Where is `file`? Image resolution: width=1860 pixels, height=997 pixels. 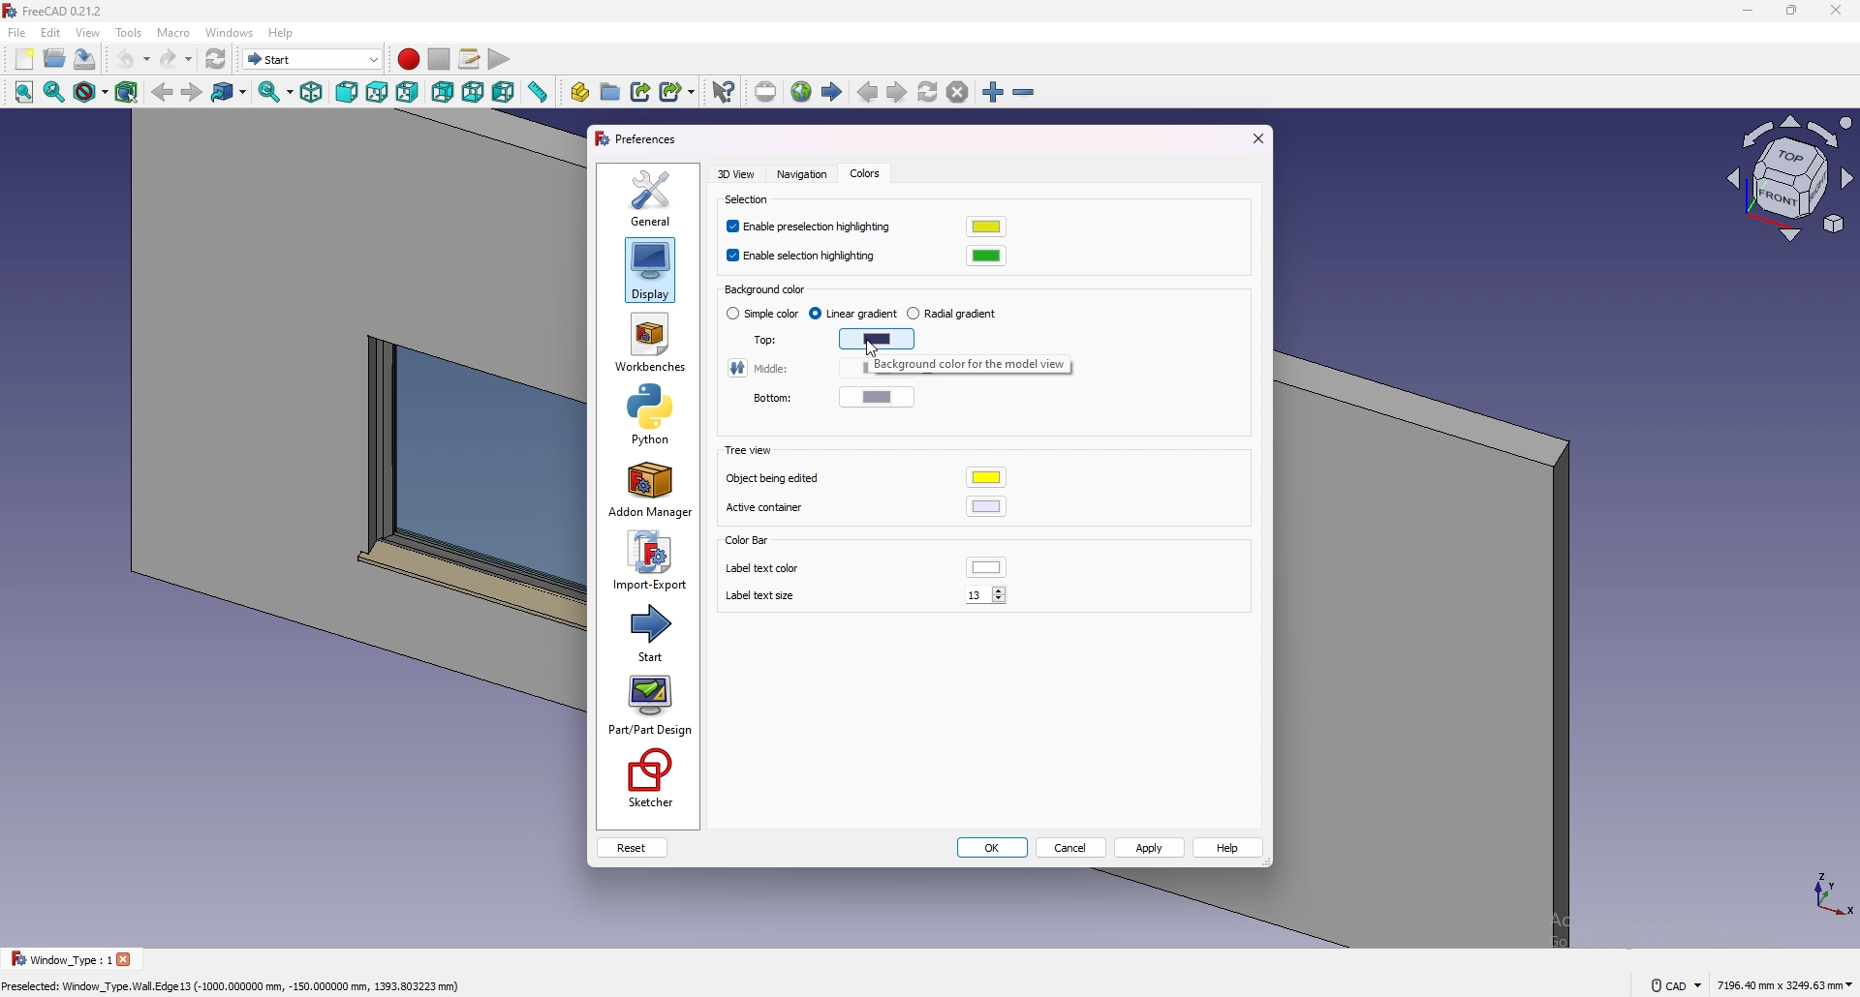 file is located at coordinates (17, 33).